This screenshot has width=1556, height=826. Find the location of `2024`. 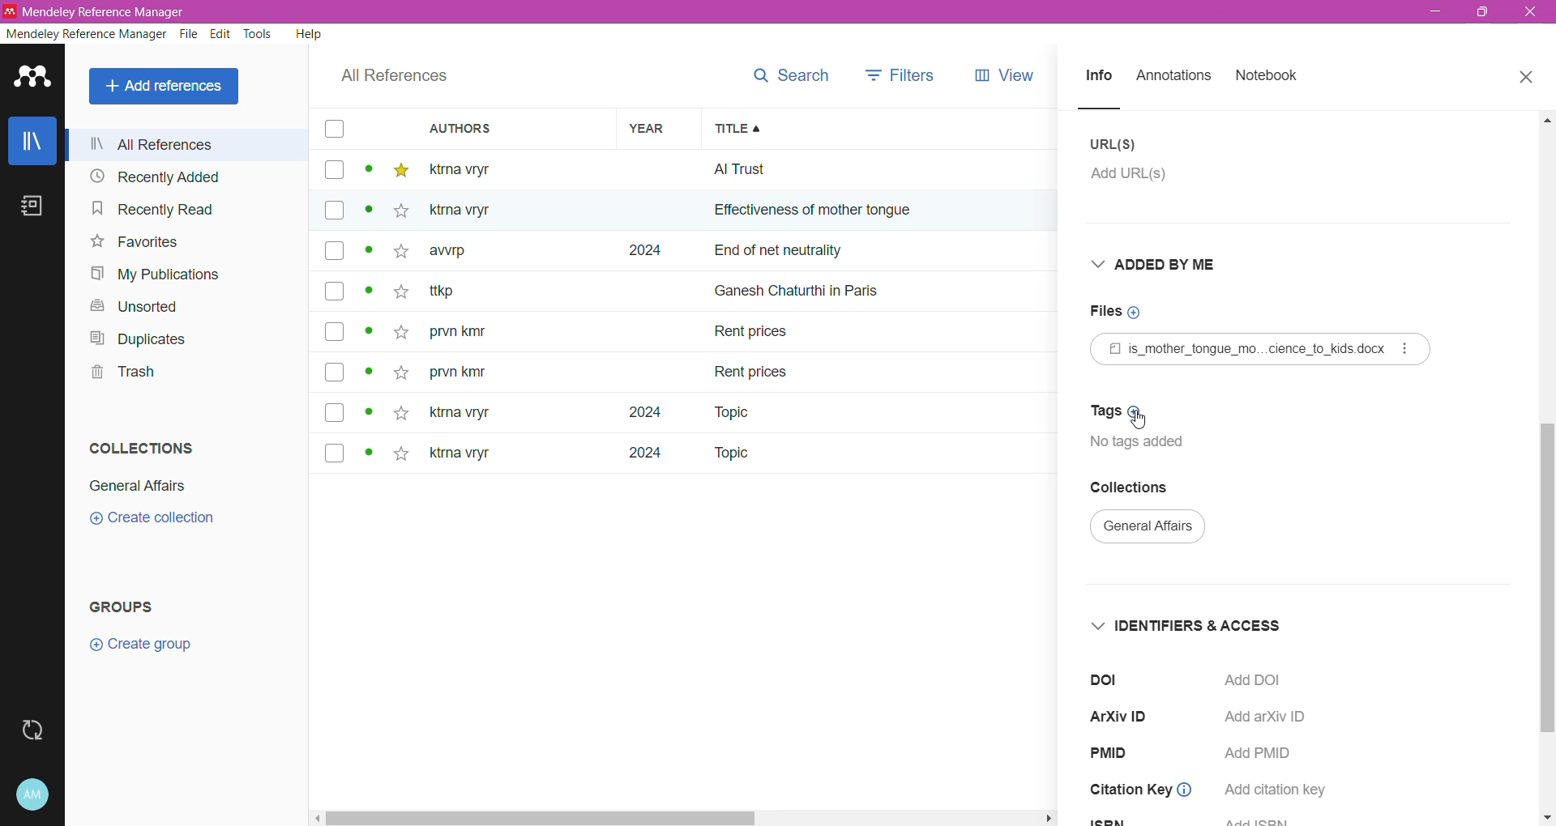

2024 is located at coordinates (631, 412).